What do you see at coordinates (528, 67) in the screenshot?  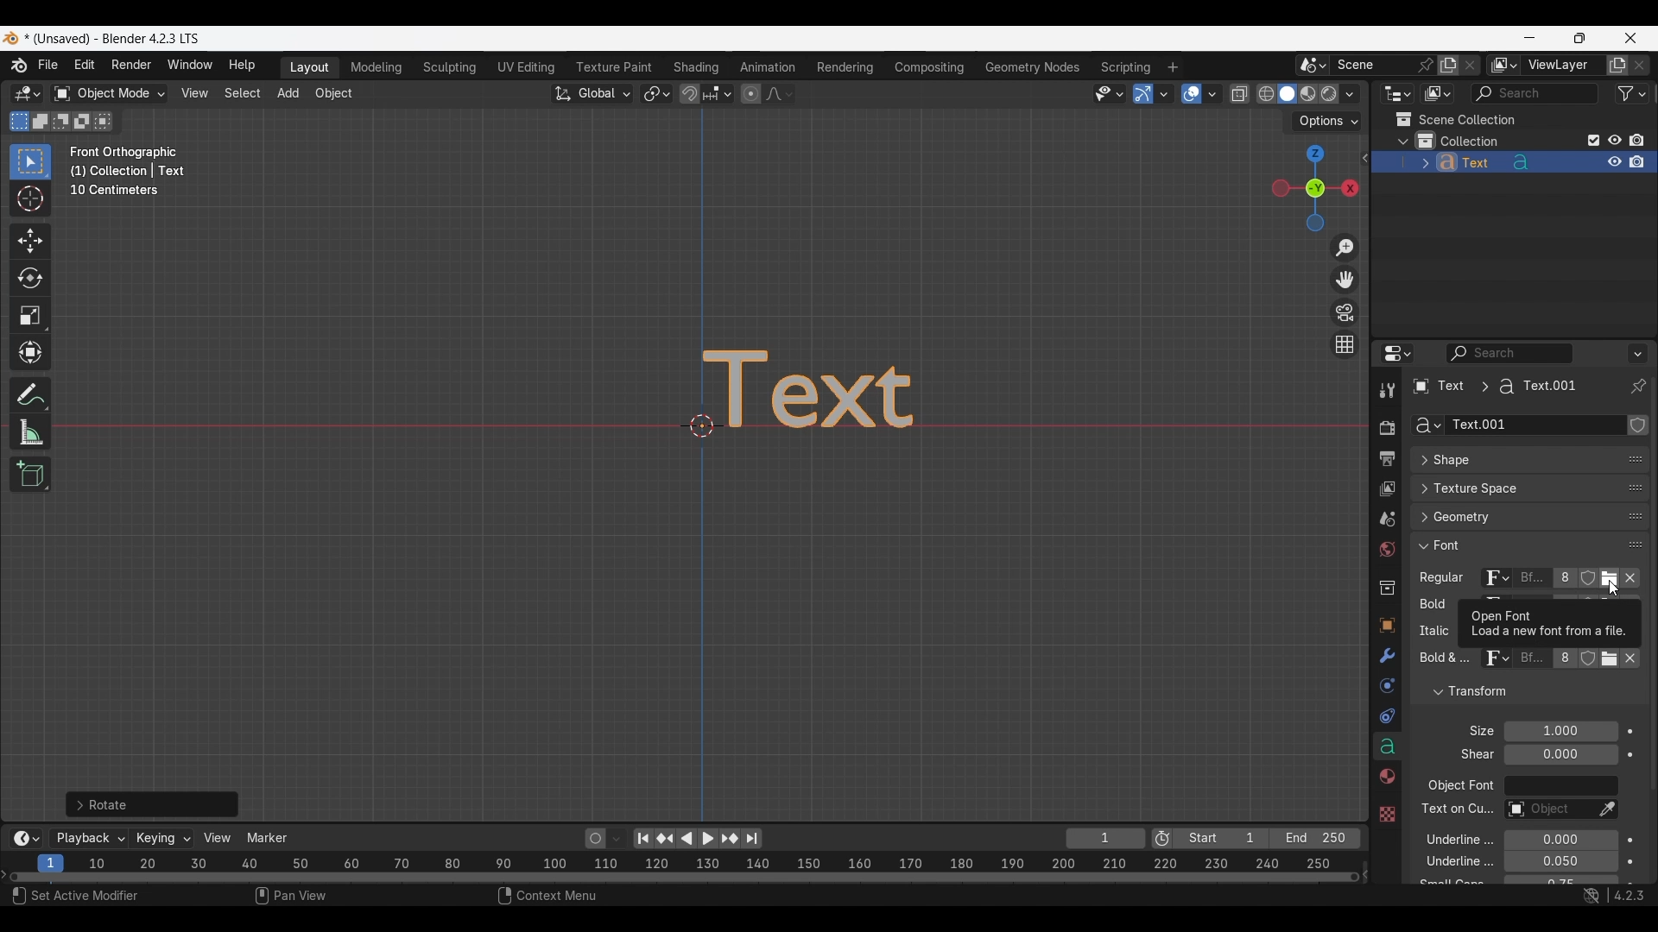 I see `UV Editing workspace` at bounding box center [528, 67].